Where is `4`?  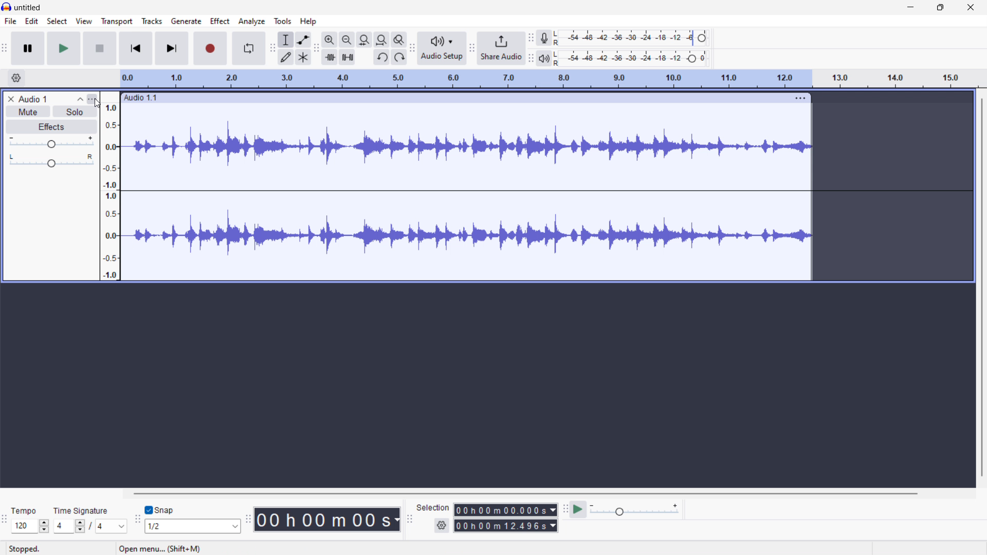
4 is located at coordinates (61, 526).